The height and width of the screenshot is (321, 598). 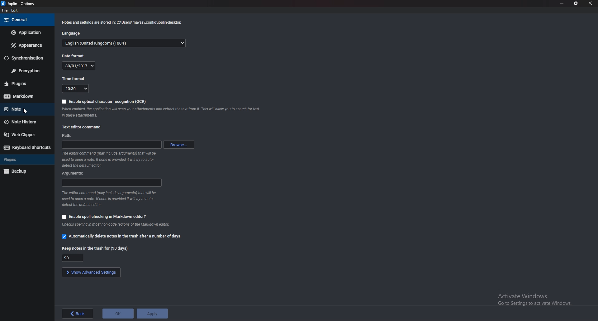 What do you see at coordinates (26, 58) in the screenshot?
I see `Synchronization` at bounding box center [26, 58].